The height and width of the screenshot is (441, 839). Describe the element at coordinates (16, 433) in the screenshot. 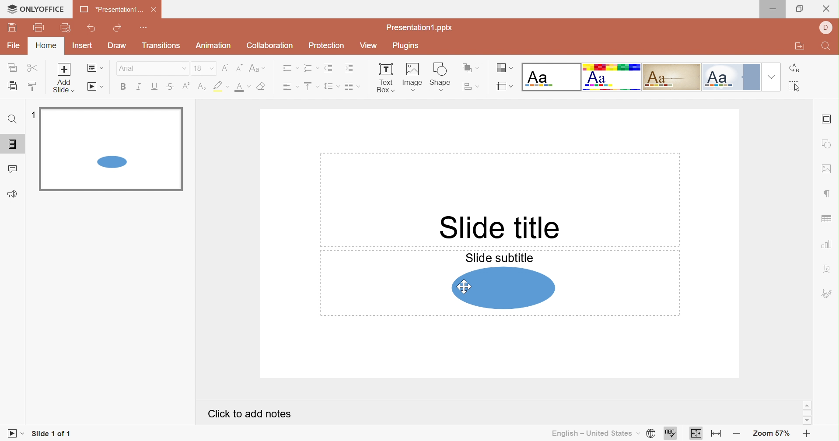

I see `Start slideshow` at that location.